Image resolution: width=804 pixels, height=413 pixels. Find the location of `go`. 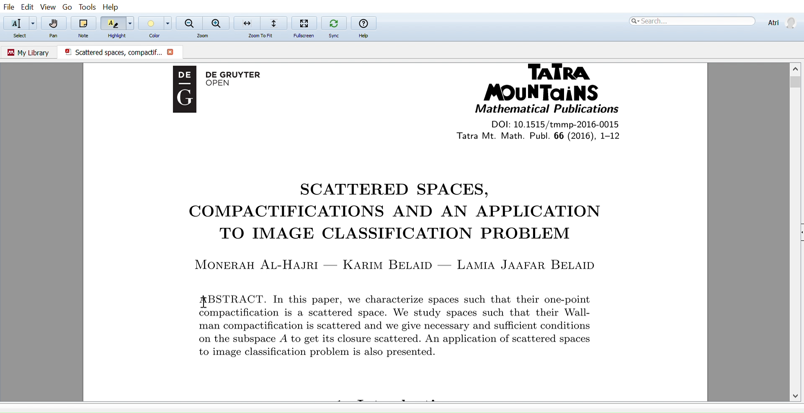

go is located at coordinates (67, 8).